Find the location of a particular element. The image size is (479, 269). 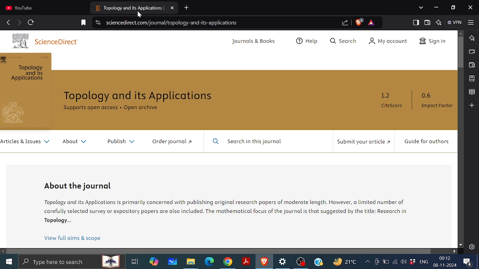

 wallet is located at coordinates (428, 23).